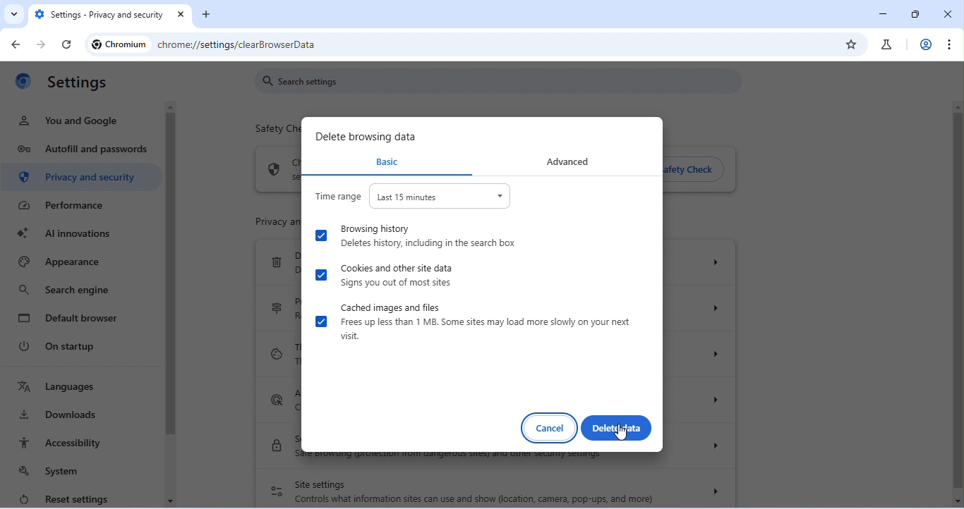 This screenshot has width=964, height=509. I want to click on chrome labs, so click(886, 44).